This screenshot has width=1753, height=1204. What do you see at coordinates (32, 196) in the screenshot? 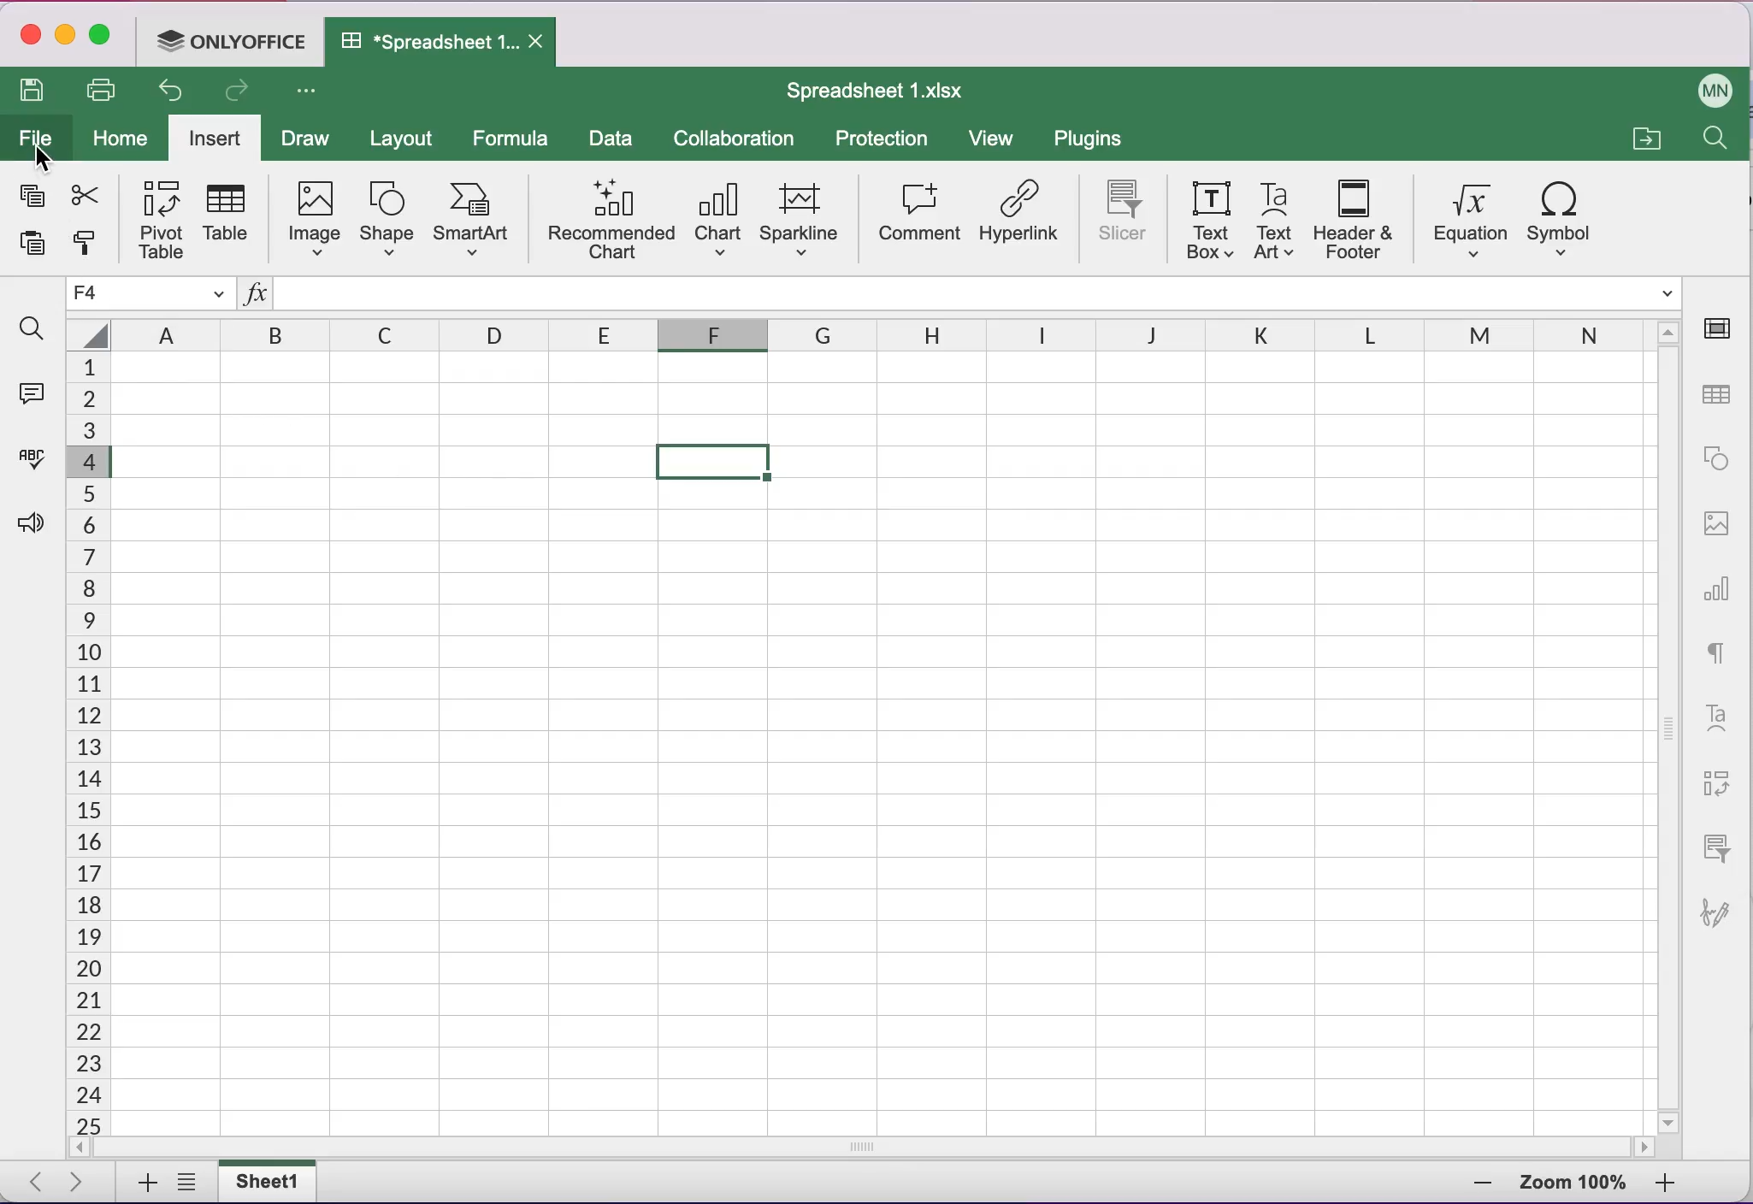
I see `copy` at bounding box center [32, 196].